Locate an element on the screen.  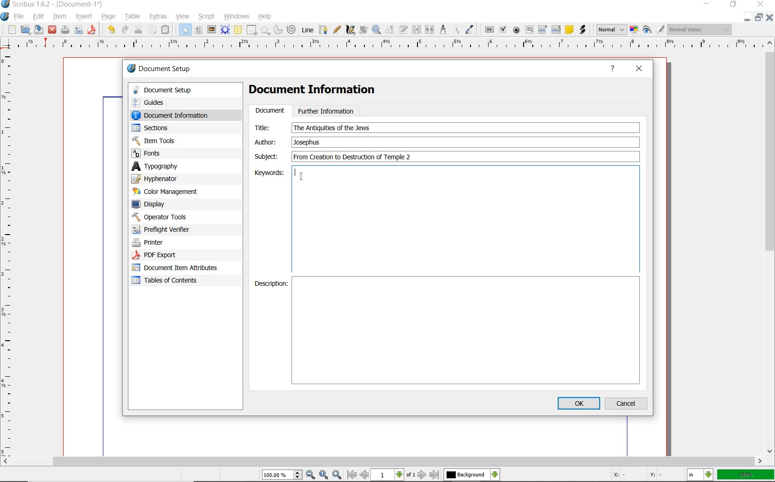
document setup is located at coordinates (160, 68).